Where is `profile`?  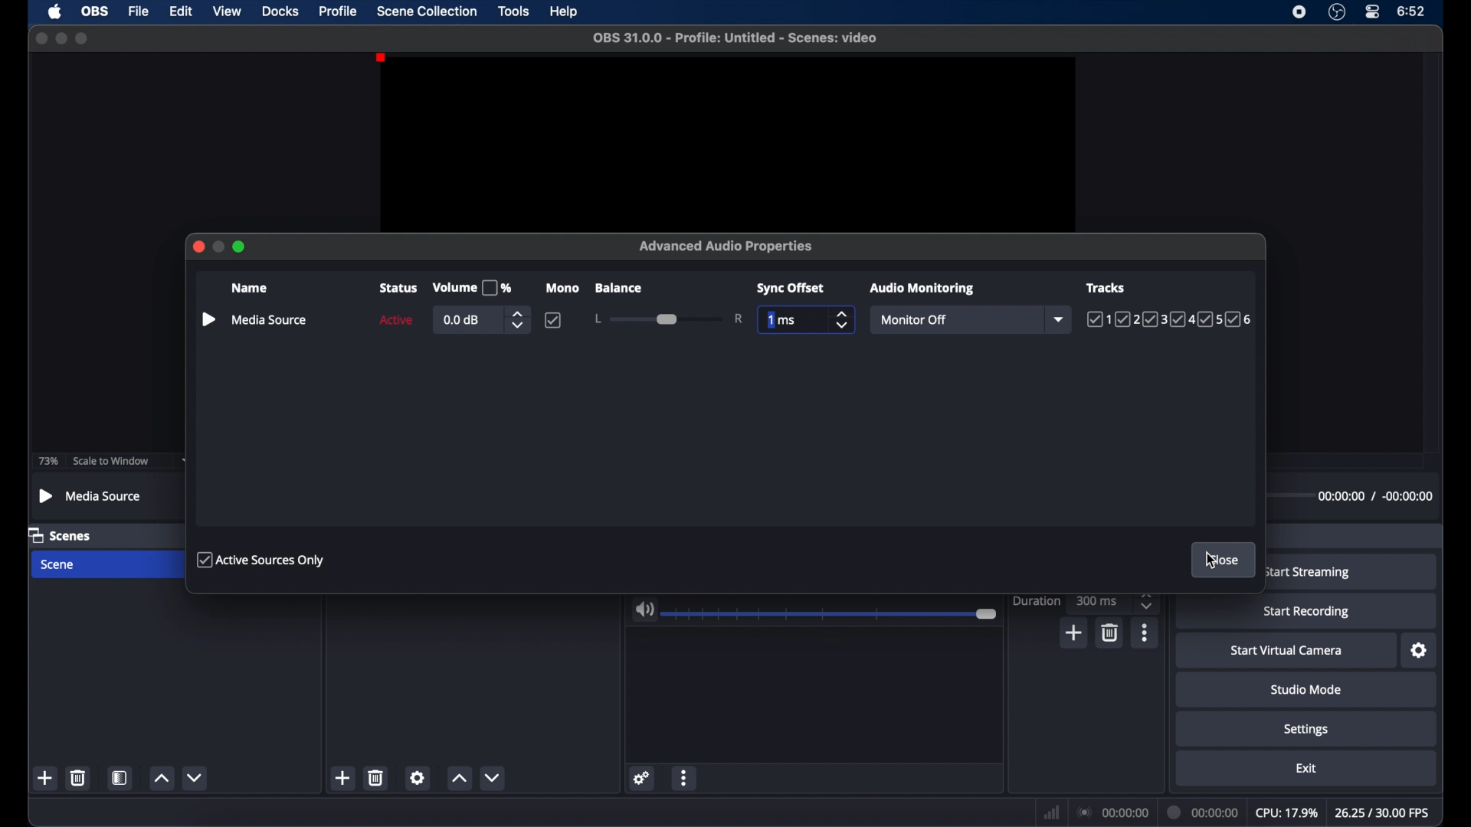
profile is located at coordinates (339, 11).